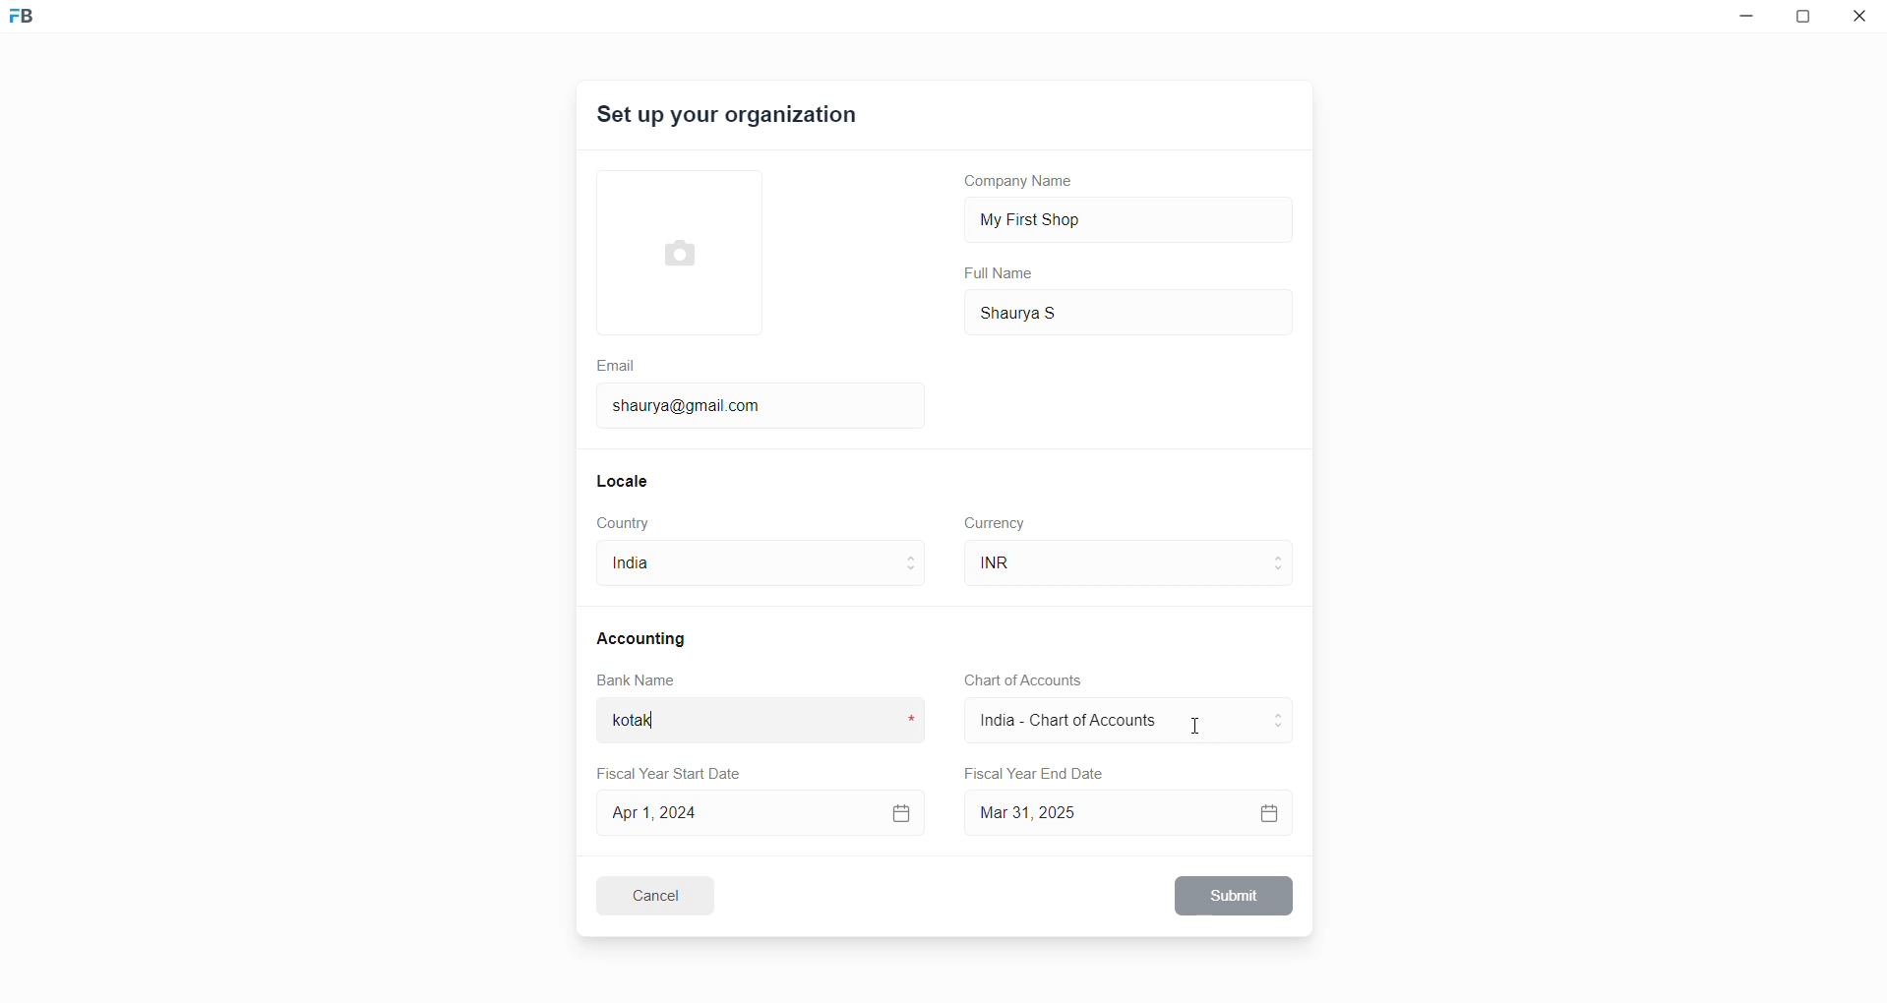 Image resolution: width=1887 pixels, height=1003 pixels. I want to click on India, so click(664, 567).